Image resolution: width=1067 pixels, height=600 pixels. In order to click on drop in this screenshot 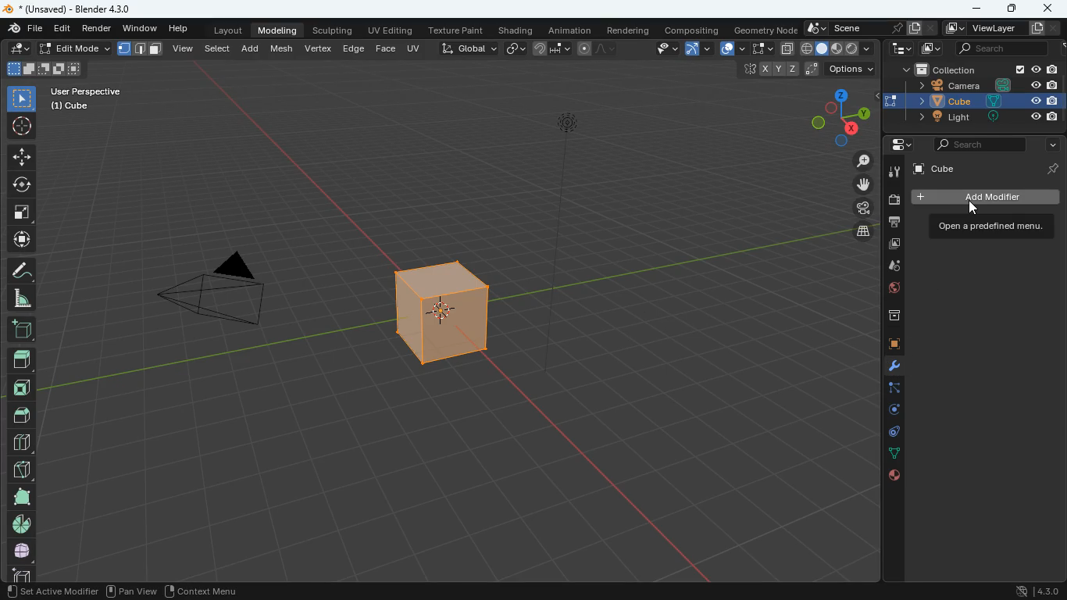, I will do `click(887, 267)`.